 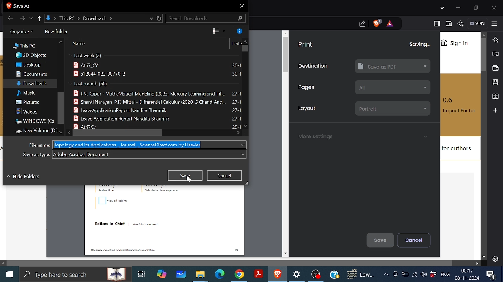 What do you see at coordinates (55, 31) in the screenshot?
I see `new folder` at bounding box center [55, 31].